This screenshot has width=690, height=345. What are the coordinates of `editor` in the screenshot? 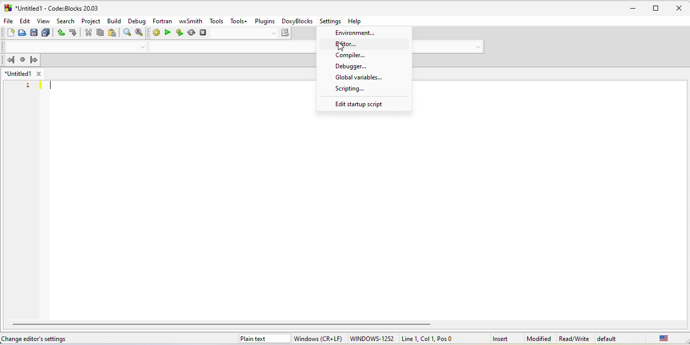 It's located at (346, 44).